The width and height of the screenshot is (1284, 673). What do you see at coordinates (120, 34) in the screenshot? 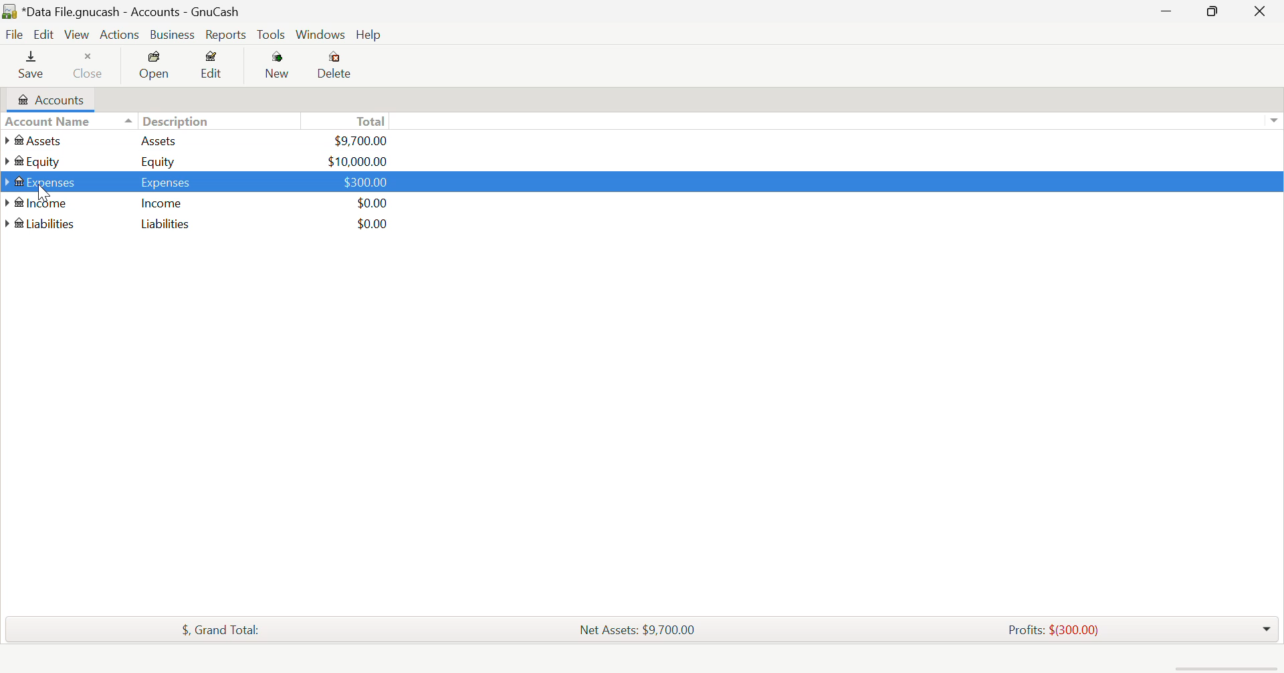
I see `Actions` at bounding box center [120, 34].